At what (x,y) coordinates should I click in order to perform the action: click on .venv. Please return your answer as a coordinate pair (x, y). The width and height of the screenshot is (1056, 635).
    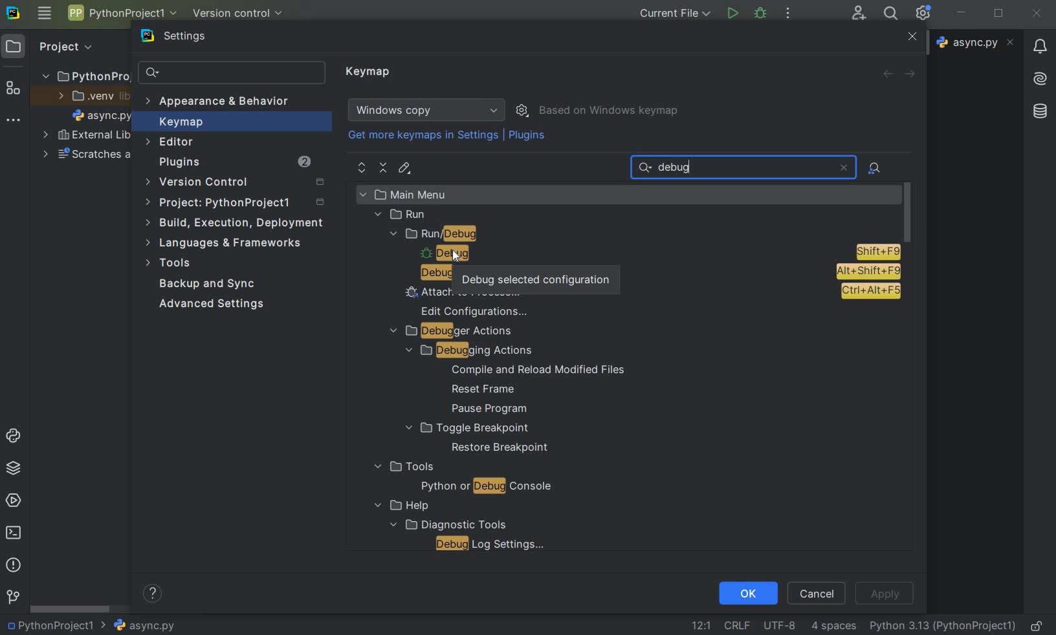
    Looking at the image, I should click on (93, 97).